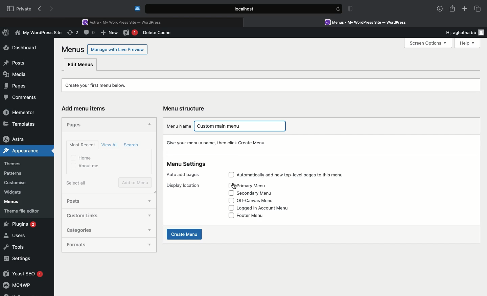 The image size is (487, 296). What do you see at coordinates (118, 49) in the screenshot?
I see `Manage with Live Preview` at bounding box center [118, 49].